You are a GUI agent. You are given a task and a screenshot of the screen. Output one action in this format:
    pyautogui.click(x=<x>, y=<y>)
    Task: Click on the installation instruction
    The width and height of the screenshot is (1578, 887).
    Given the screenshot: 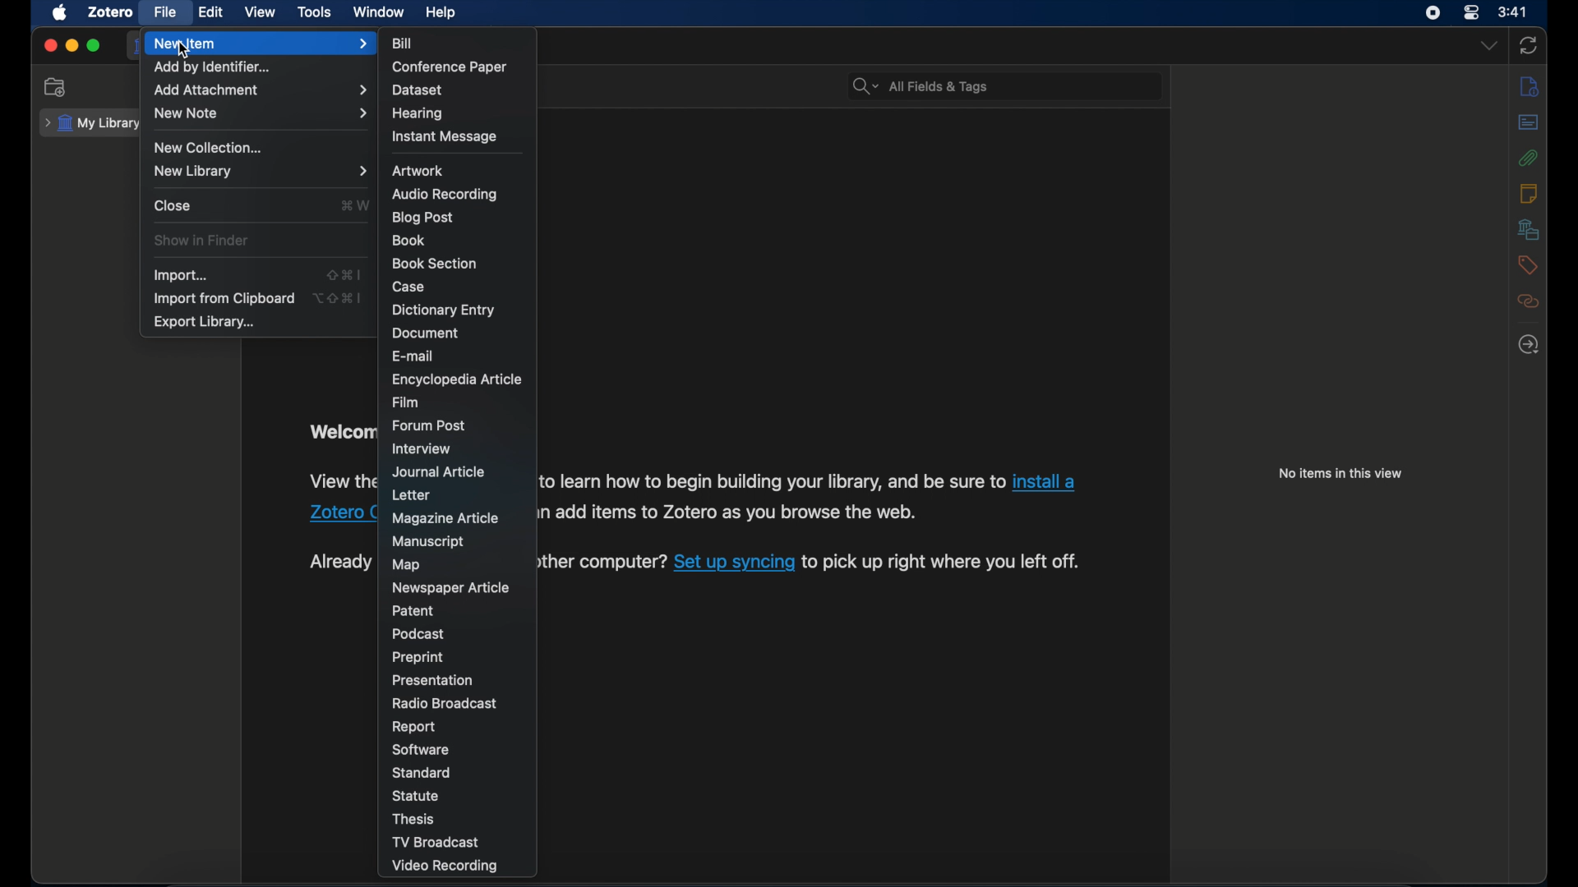 What is the action you would take?
    pyautogui.click(x=339, y=480)
    